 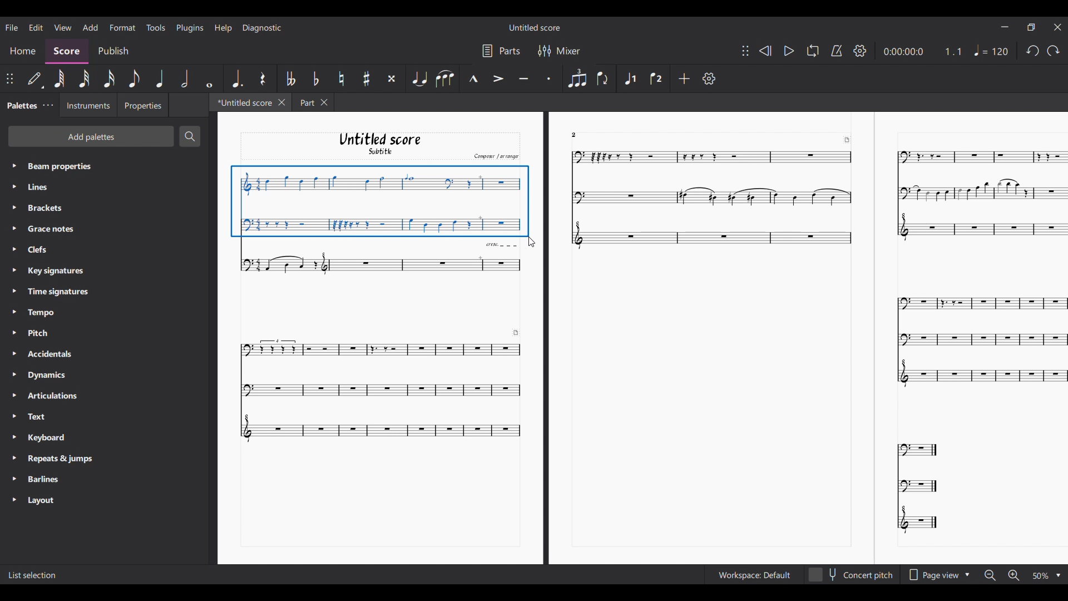 What do you see at coordinates (112, 51) in the screenshot?
I see `Publish` at bounding box center [112, 51].